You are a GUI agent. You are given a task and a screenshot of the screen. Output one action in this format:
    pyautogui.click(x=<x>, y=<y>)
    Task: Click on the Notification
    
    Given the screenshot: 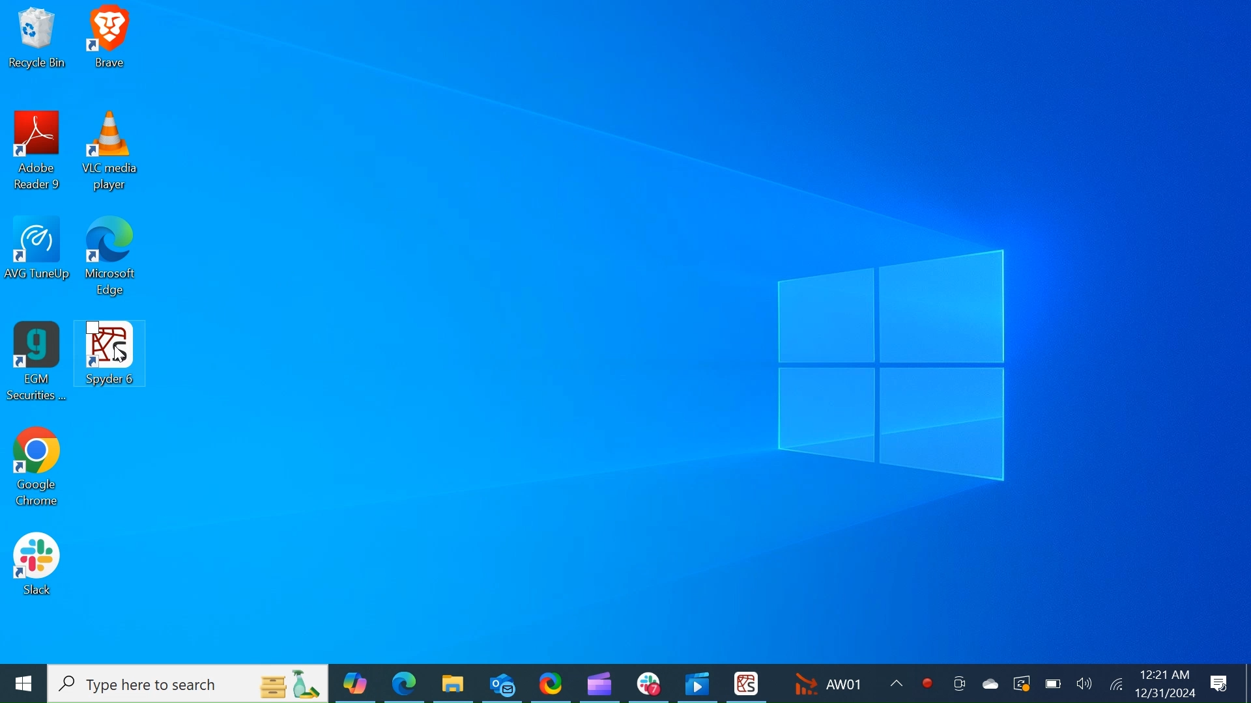 What is the action you would take?
    pyautogui.click(x=1219, y=683)
    